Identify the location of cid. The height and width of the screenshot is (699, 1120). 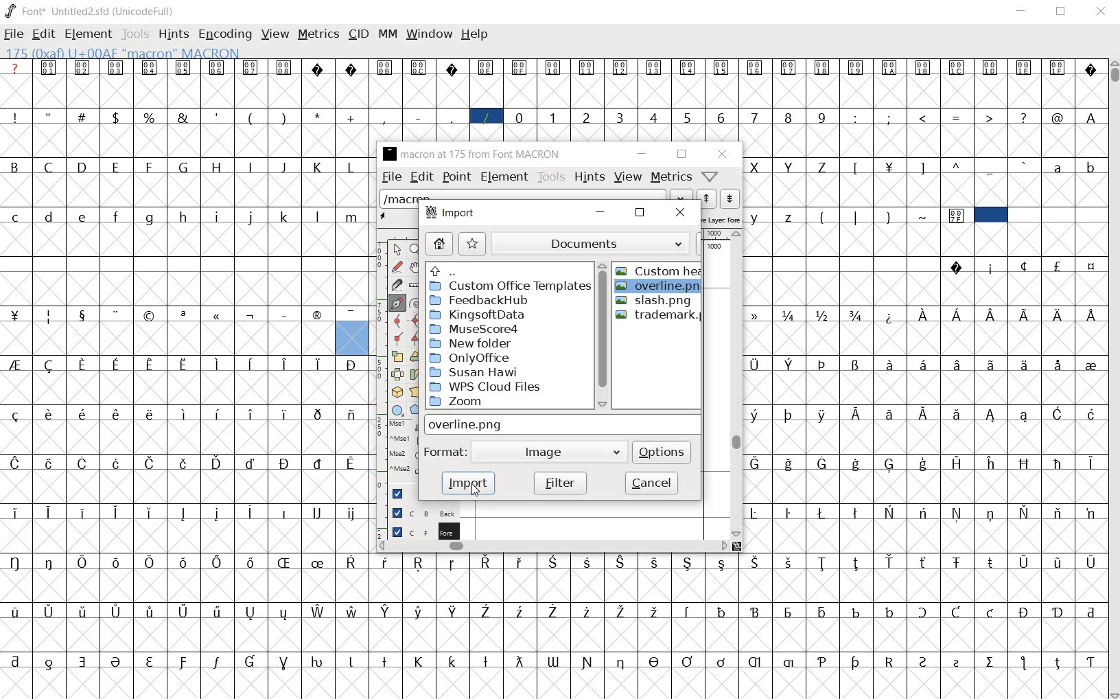
(358, 34).